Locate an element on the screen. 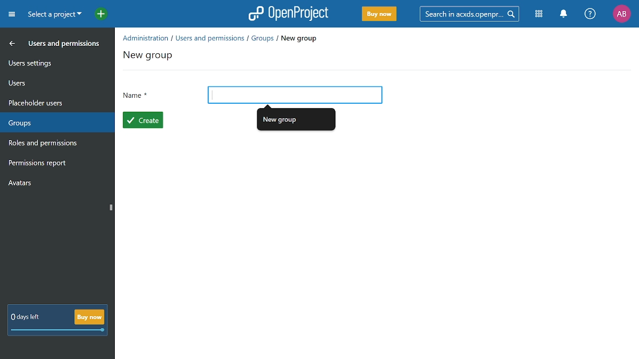 This screenshot has height=359, width=639. Modules is located at coordinates (540, 13).